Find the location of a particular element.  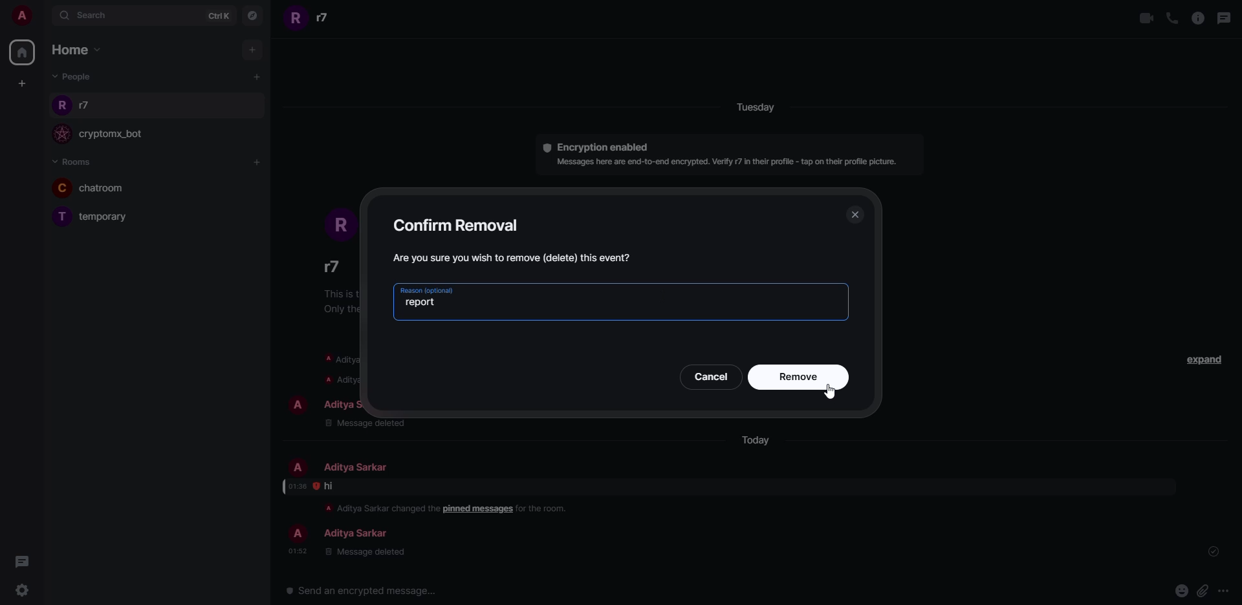

profile is located at coordinates (63, 217).